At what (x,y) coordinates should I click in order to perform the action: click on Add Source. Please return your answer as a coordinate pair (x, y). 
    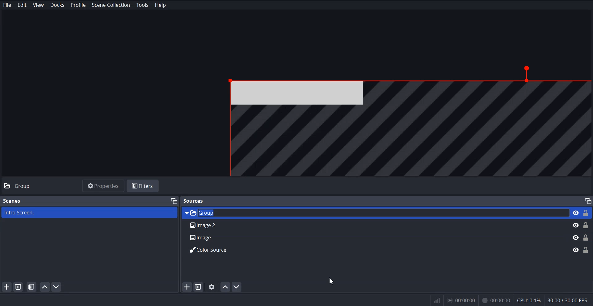
    Looking at the image, I should click on (186, 287).